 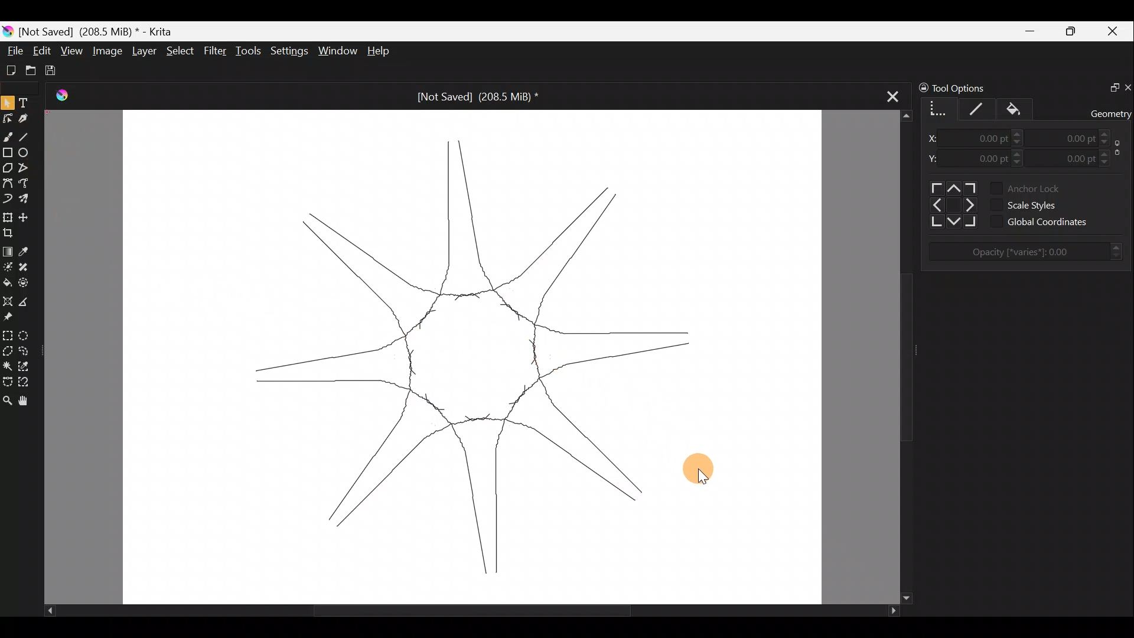 I want to click on Fill a contiguous area of color with color, so click(x=7, y=282).